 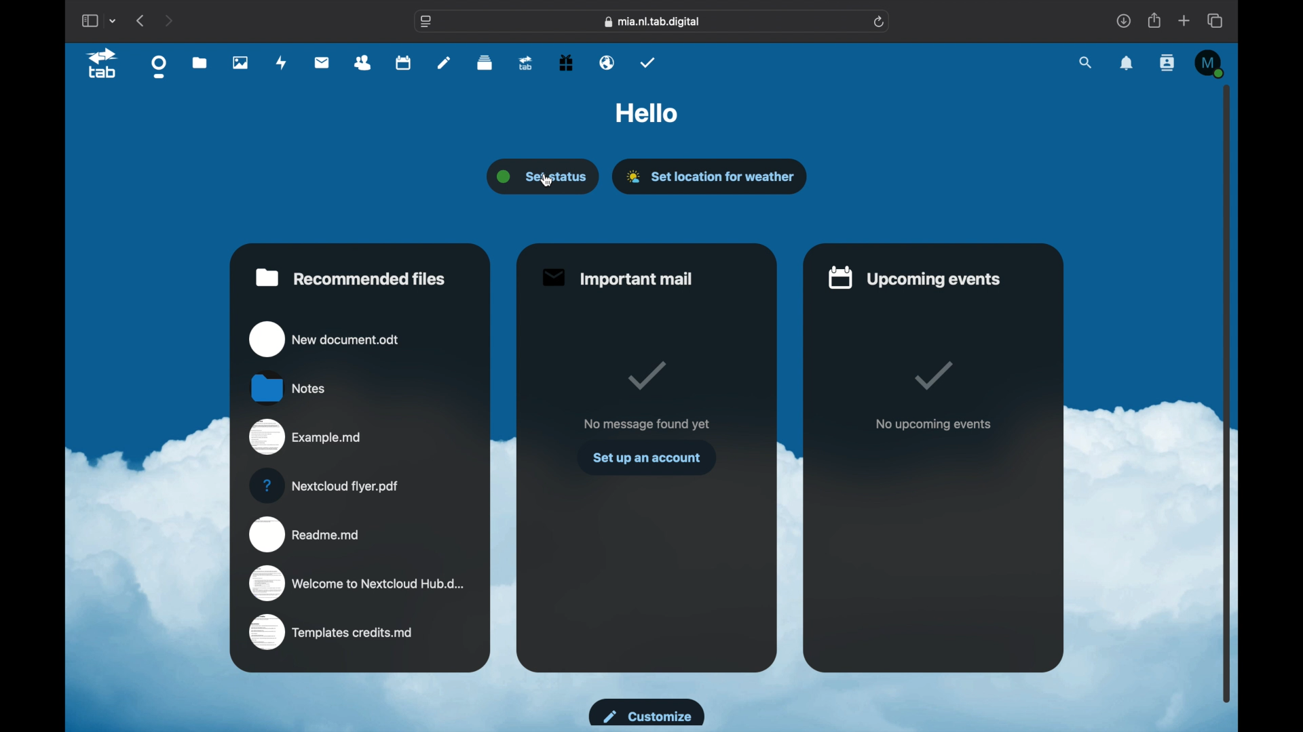 I want to click on refresh, so click(x=880, y=22).